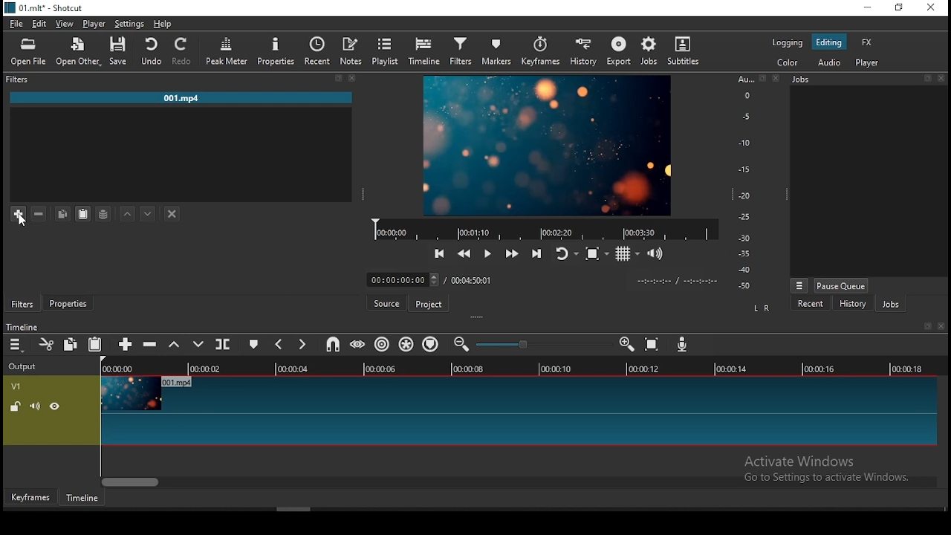 The height and width of the screenshot is (535, 951). Describe the element at coordinates (429, 345) in the screenshot. I see `ripple markers` at that location.